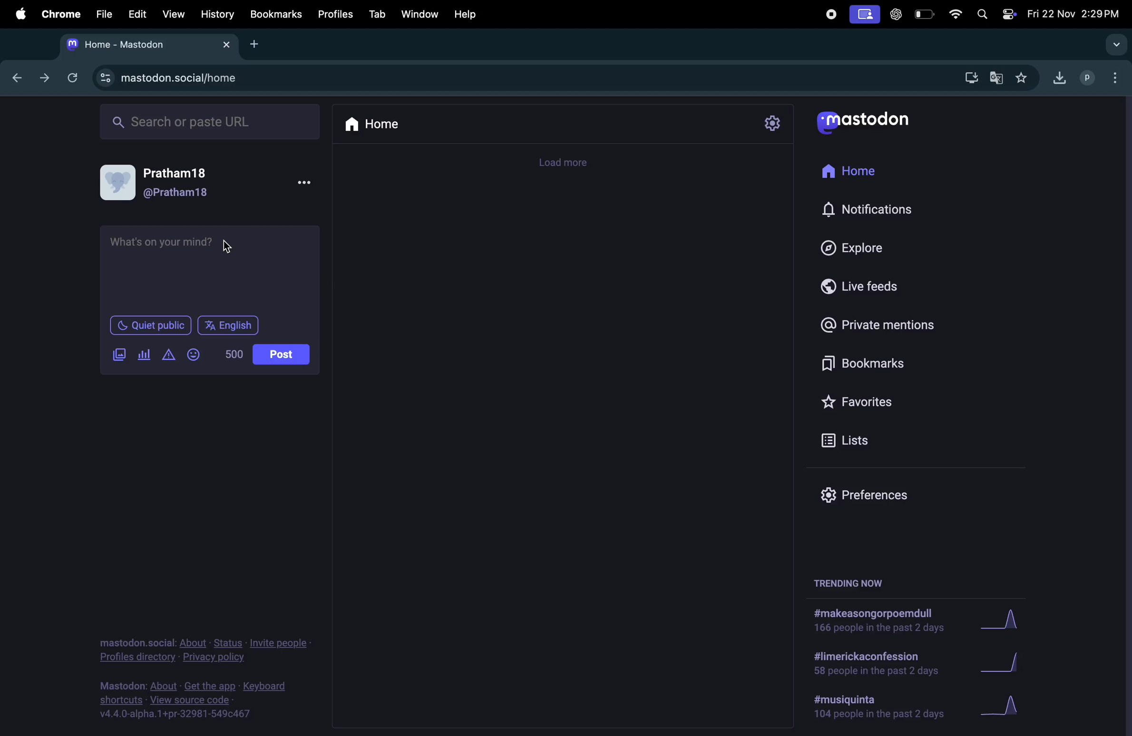 The height and width of the screenshot is (736, 1132). I want to click on post, so click(281, 354).